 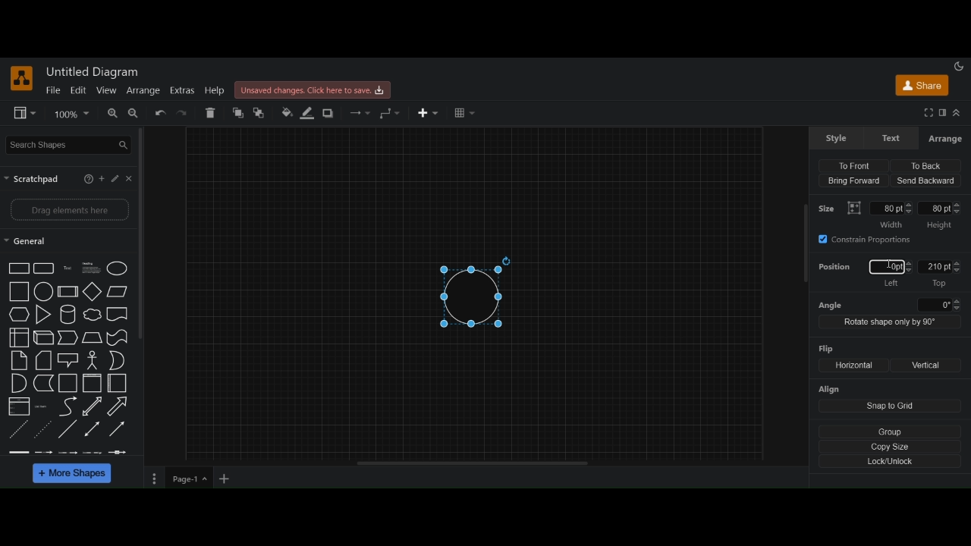 What do you see at coordinates (474, 463) in the screenshot?
I see `horizontall scroll bar` at bounding box center [474, 463].